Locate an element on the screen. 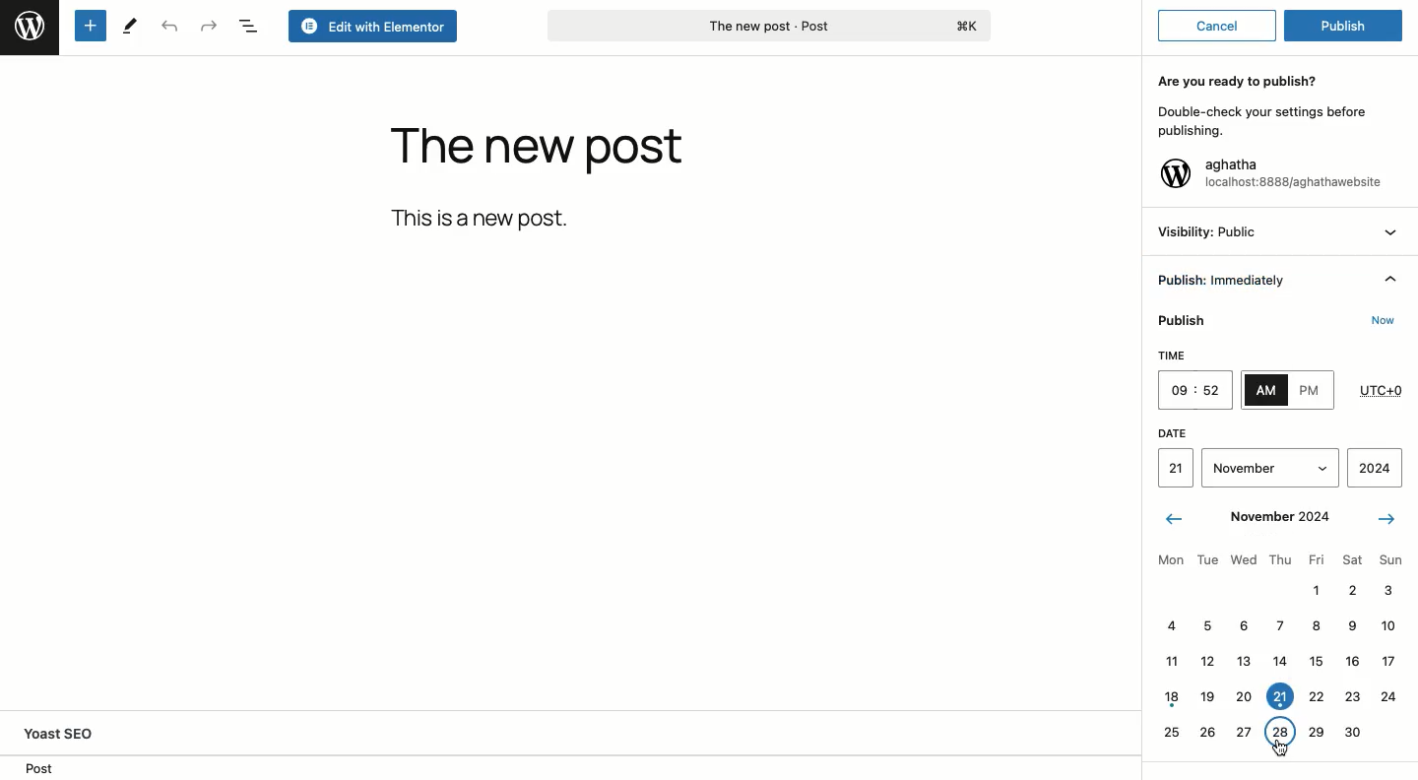 The image size is (1418, 780). 27 is located at coordinates (1244, 732).